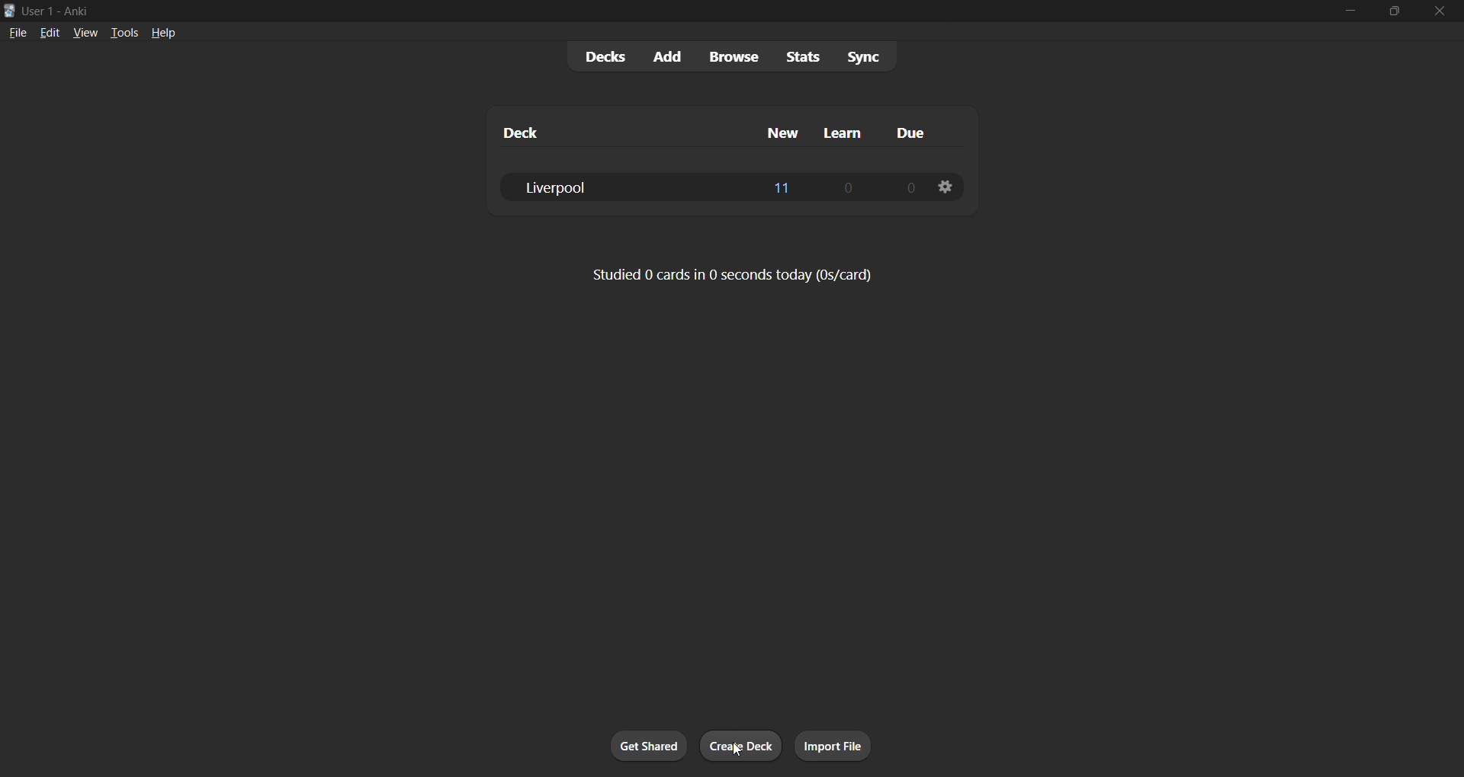  What do you see at coordinates (663, 54) in the screenshot?
I see `add` at bounding box center [663, 54].